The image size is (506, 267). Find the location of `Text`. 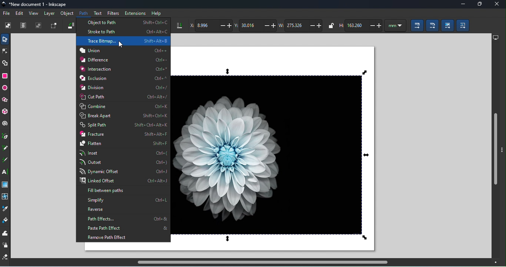

Text is located at coordinates (98, 13).